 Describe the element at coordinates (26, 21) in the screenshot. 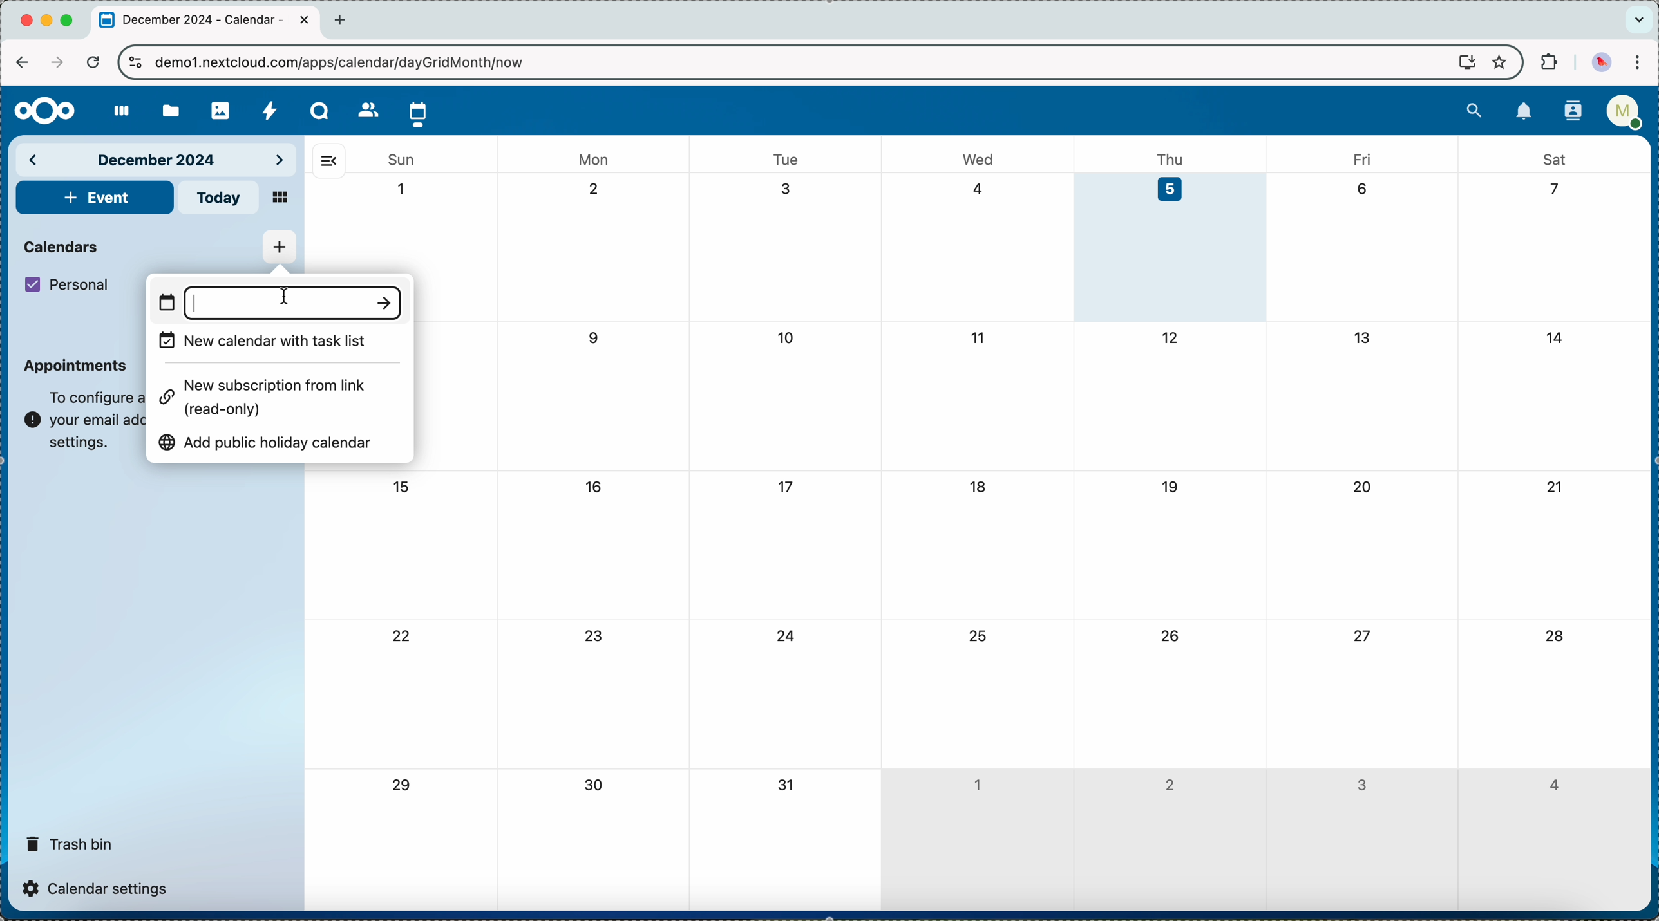

I see `close Chrome` at that location.